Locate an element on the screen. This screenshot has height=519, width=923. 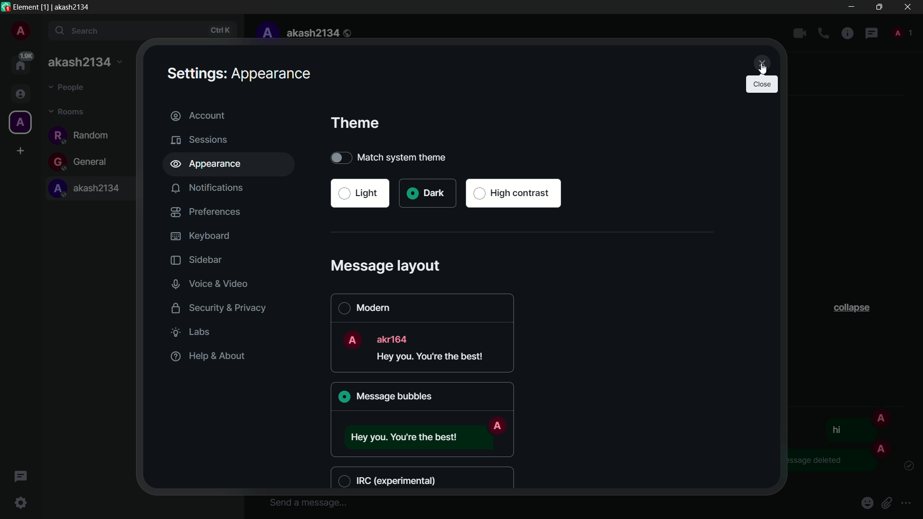
hi is located at coordinates (836, 429).